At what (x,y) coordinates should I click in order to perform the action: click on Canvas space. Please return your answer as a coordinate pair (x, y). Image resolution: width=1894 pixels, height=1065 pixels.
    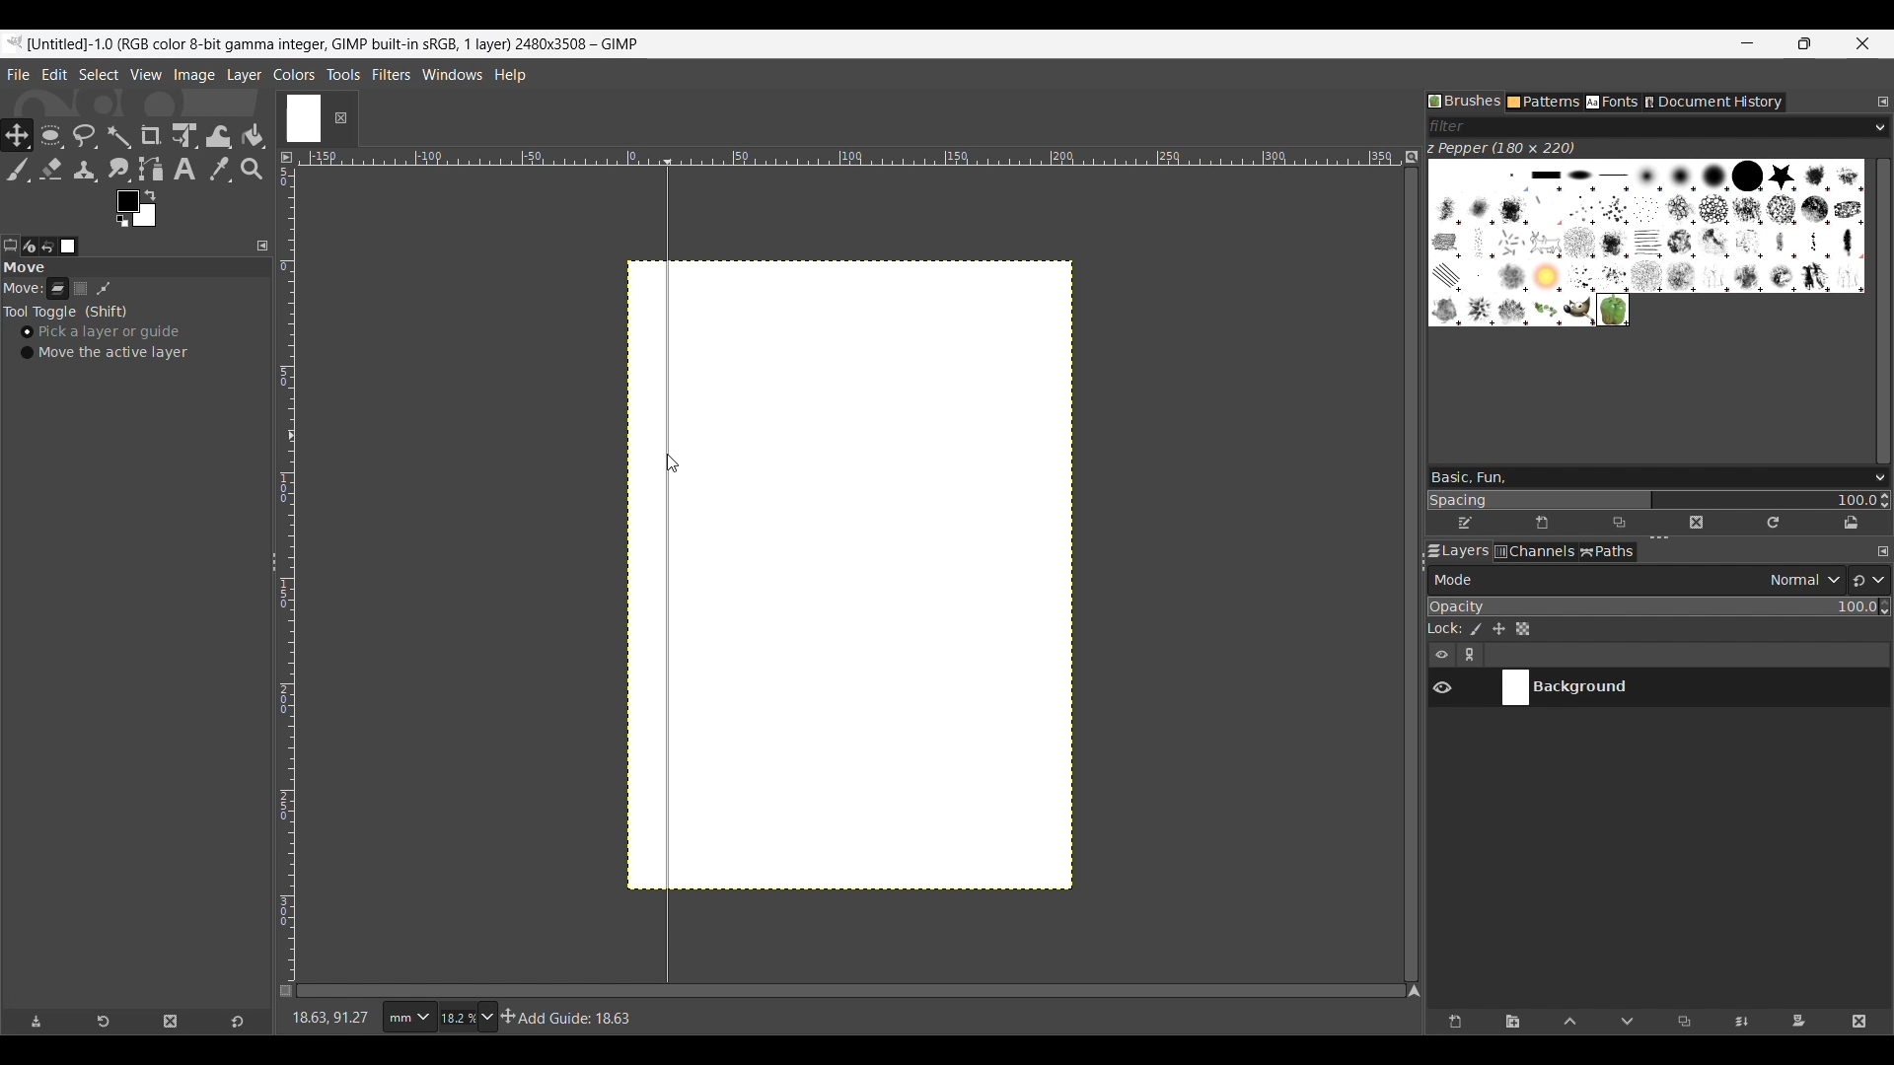
    Looking at the image, I should click on (988, 574).